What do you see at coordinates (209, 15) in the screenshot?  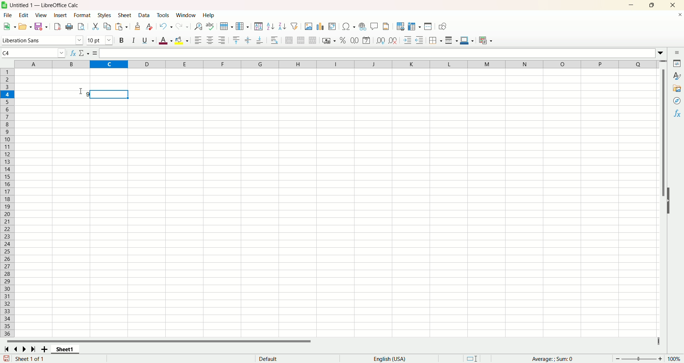 I see `help` at bounding box center [209, 15].